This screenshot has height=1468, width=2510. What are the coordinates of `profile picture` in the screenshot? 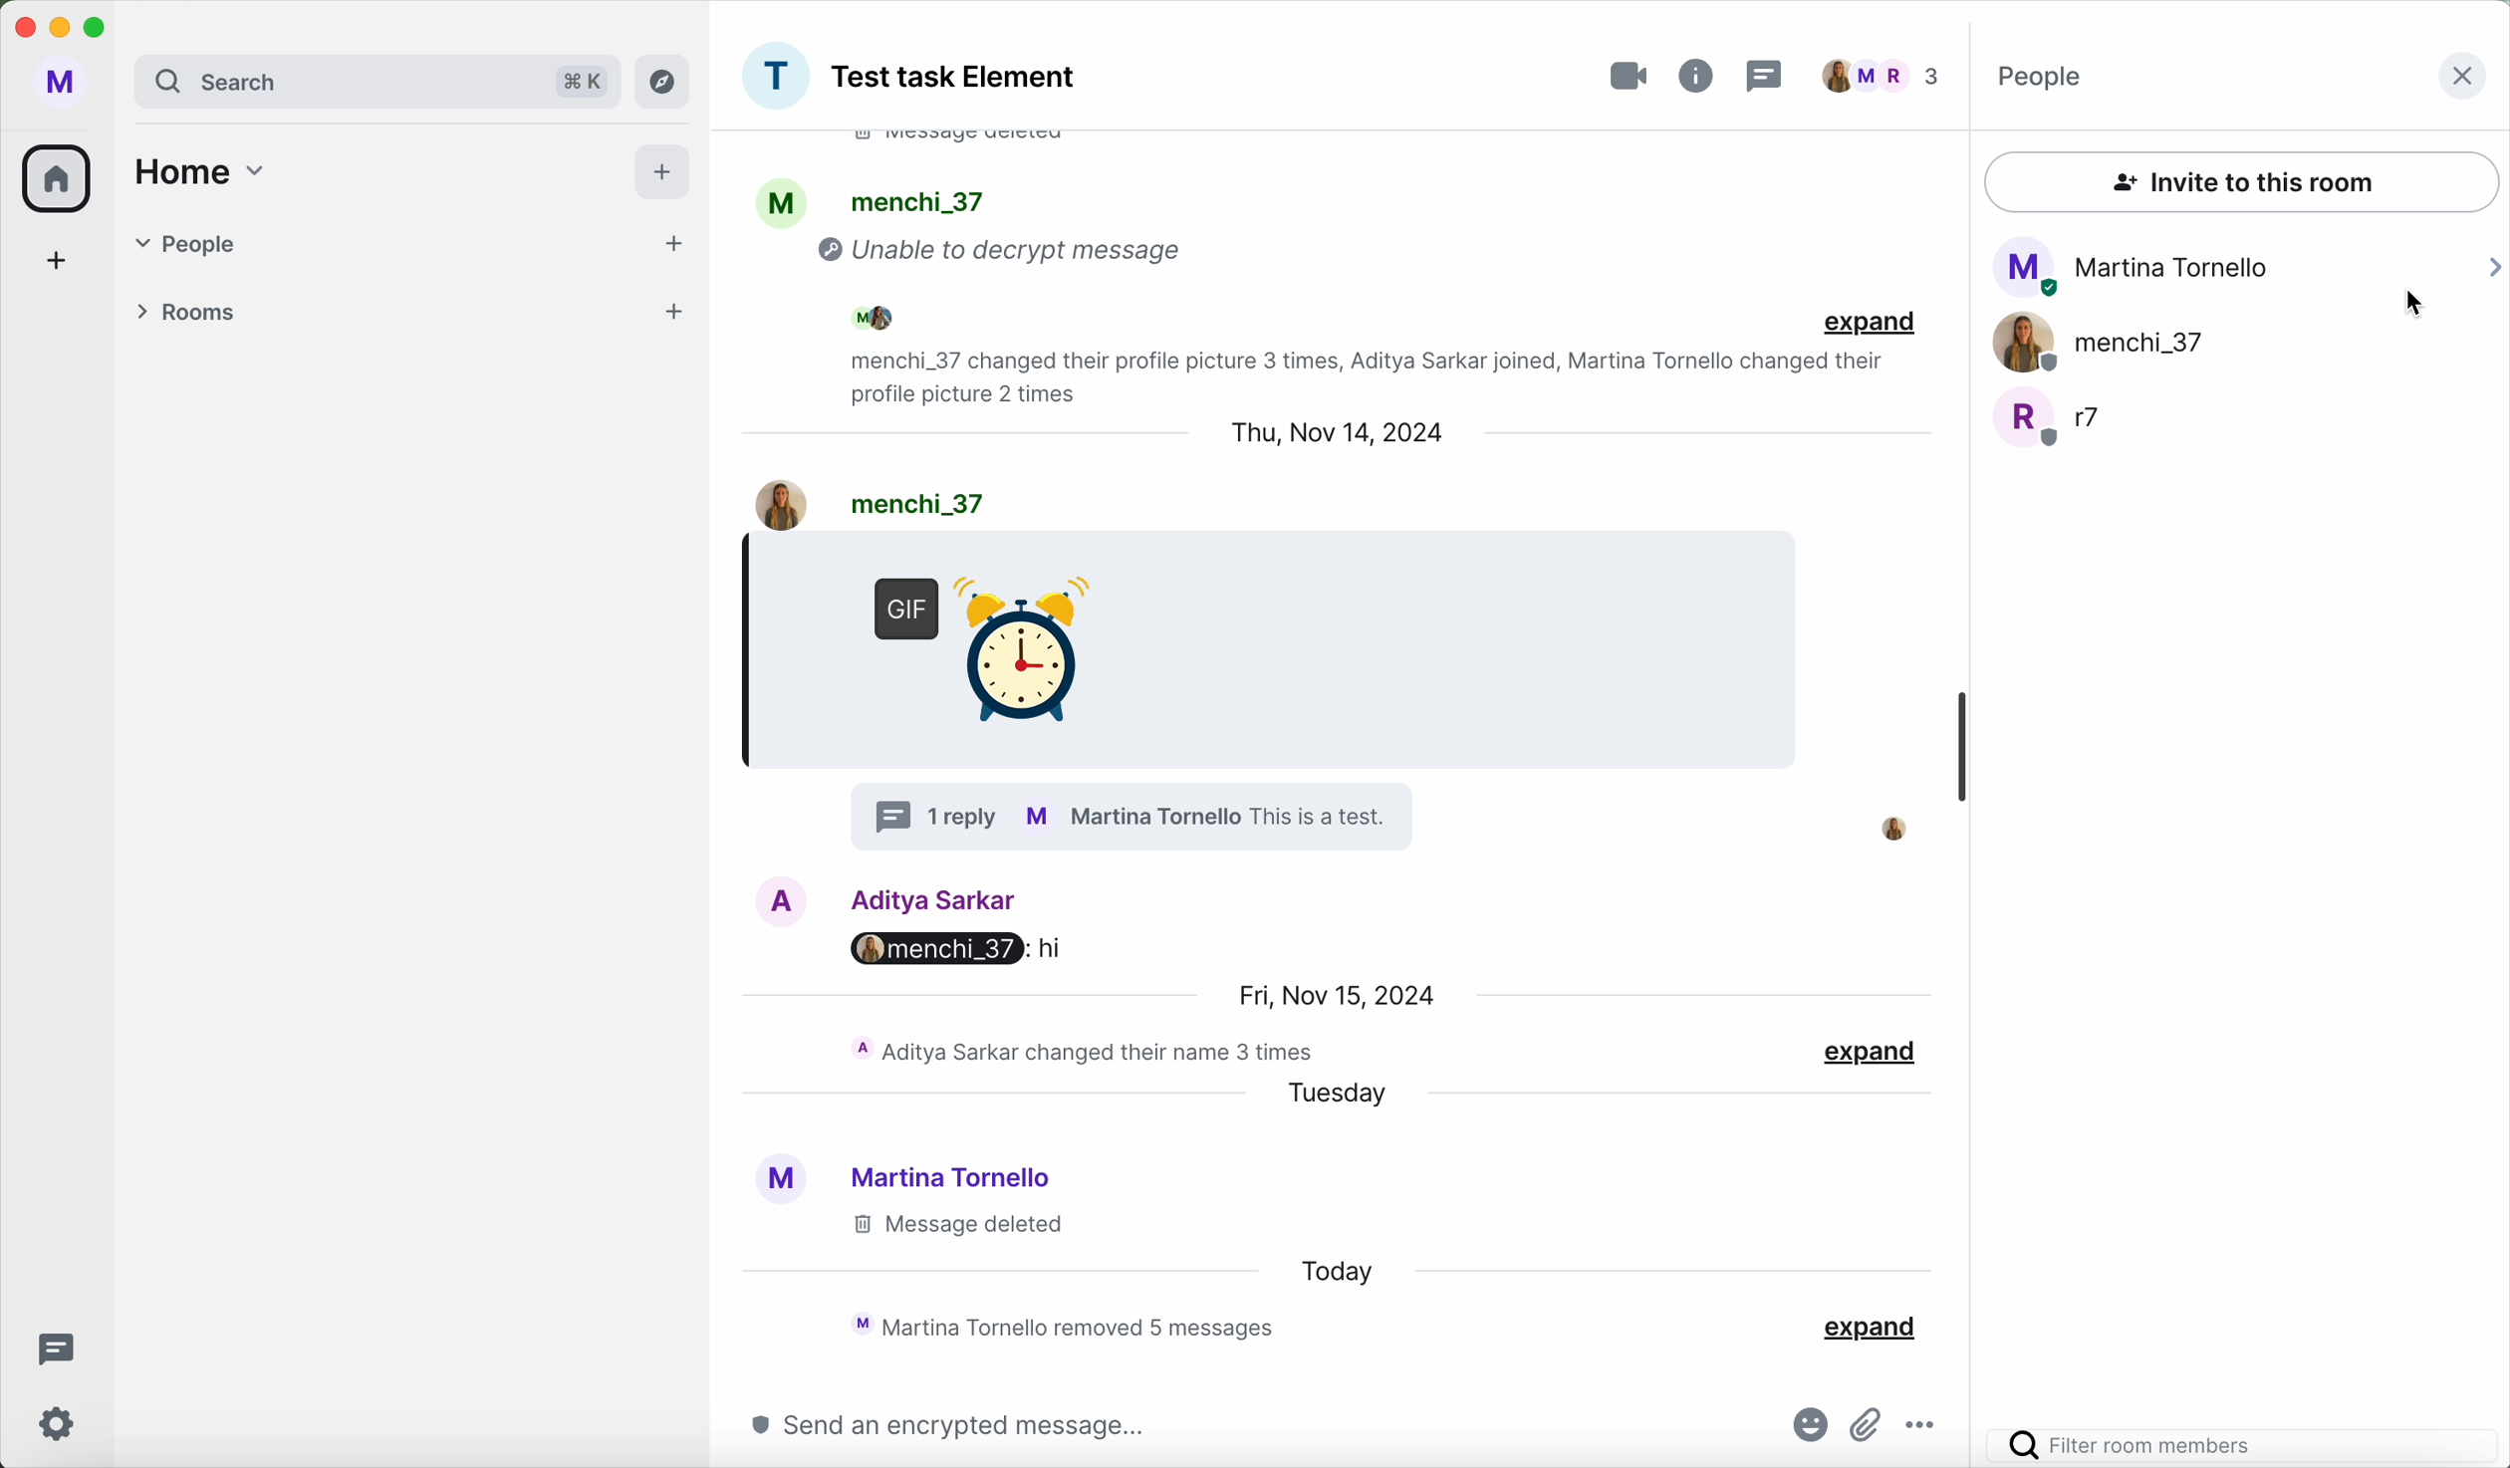 It's located at (776, 1182).